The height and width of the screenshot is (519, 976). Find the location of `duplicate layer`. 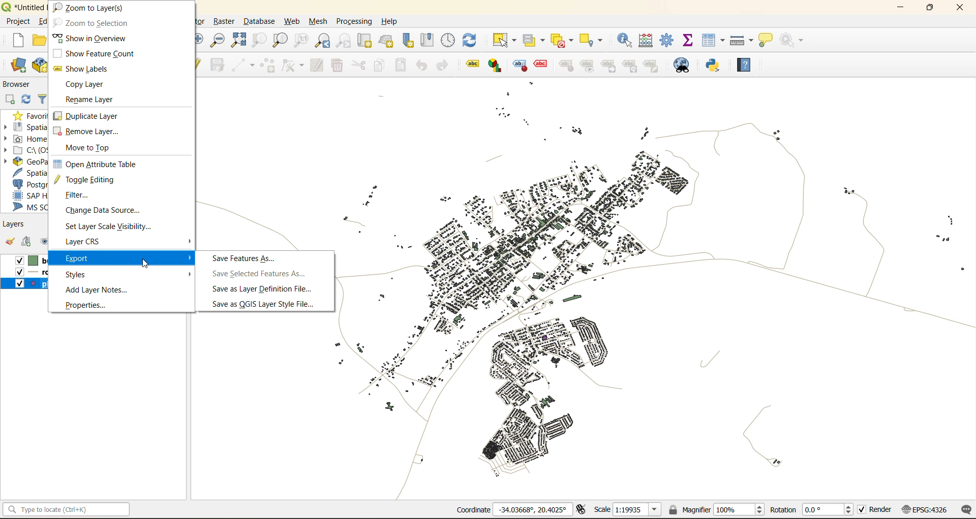

duplicate layer is located at coordinates (89, 116).